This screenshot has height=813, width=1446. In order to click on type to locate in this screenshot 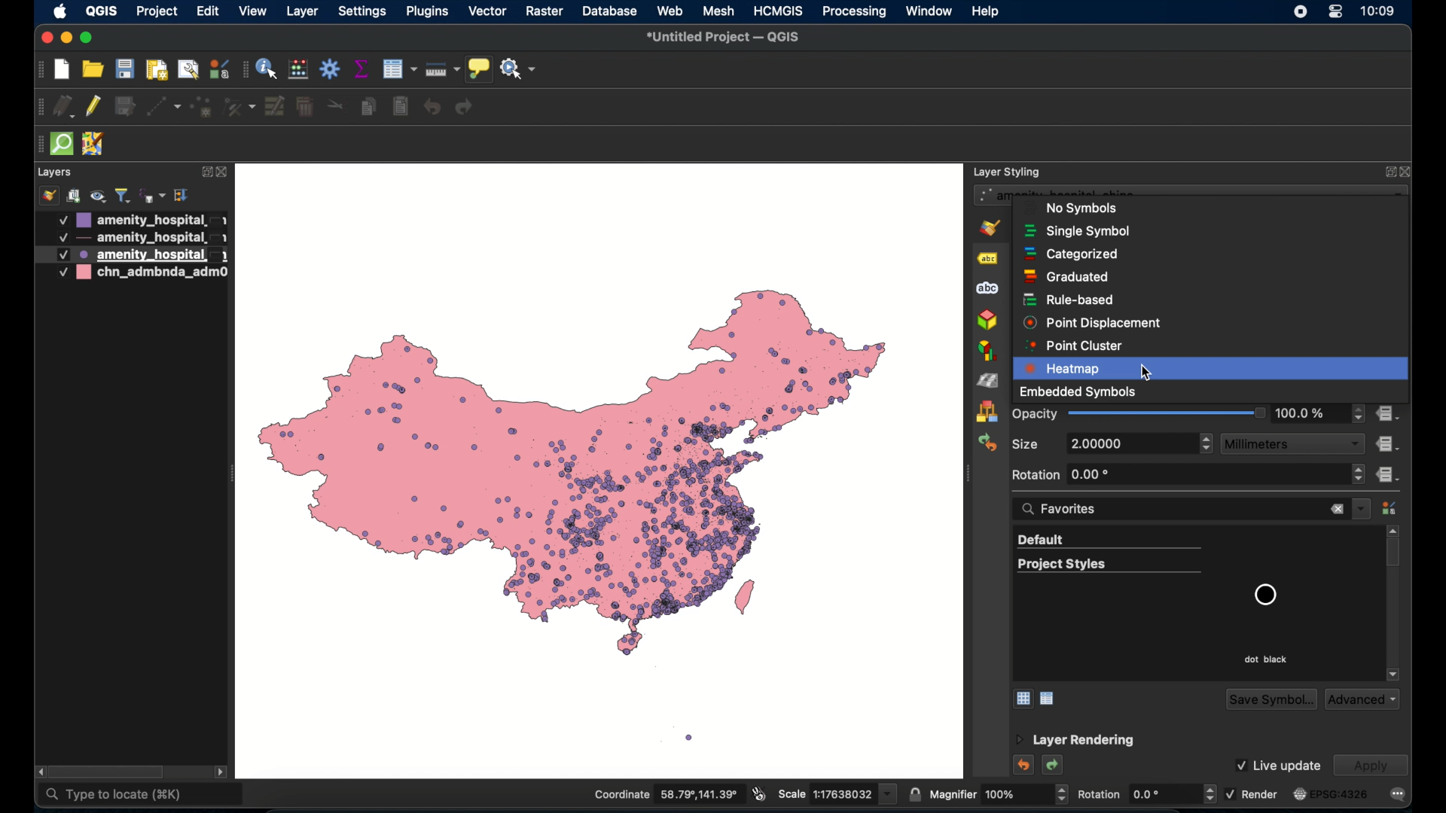, I will do `click(142, 794)`.